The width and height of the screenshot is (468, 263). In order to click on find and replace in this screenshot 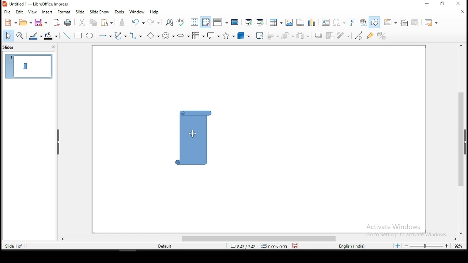, I will do `click(170, 22)`.